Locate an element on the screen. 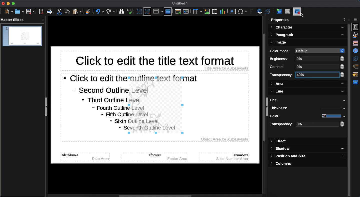  options is located at coordinates (356, 20).